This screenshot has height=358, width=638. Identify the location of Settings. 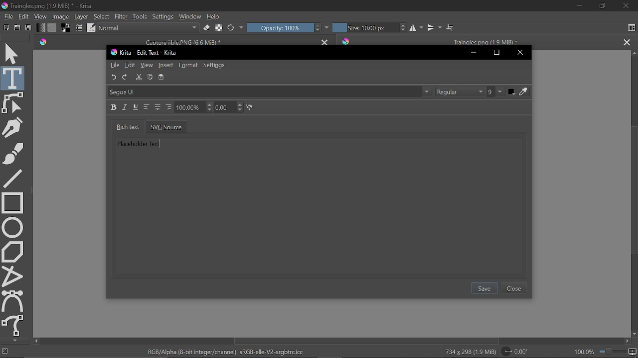
(217, 65).